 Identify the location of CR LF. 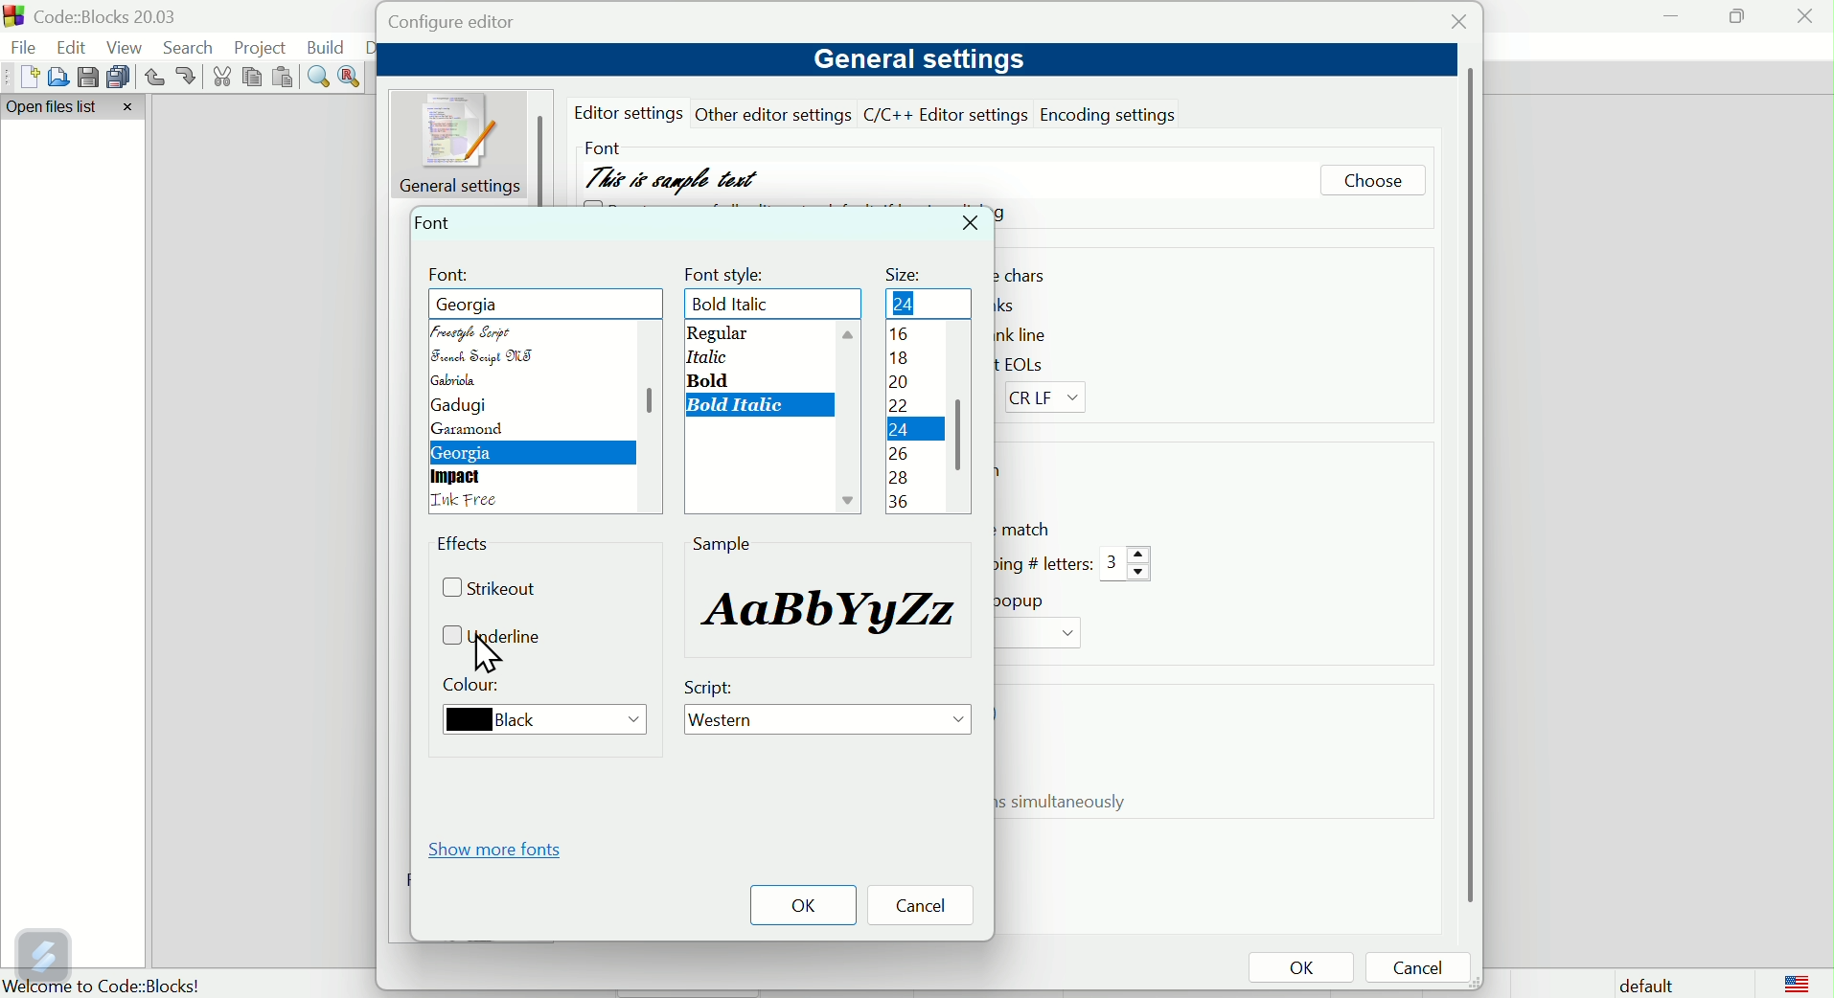
(1051, 398).